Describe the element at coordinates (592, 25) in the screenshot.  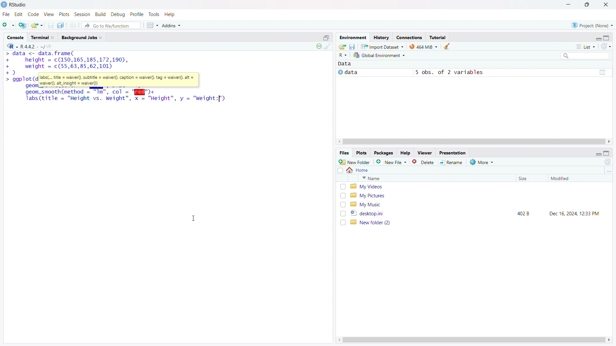
I see `select project` at that location.